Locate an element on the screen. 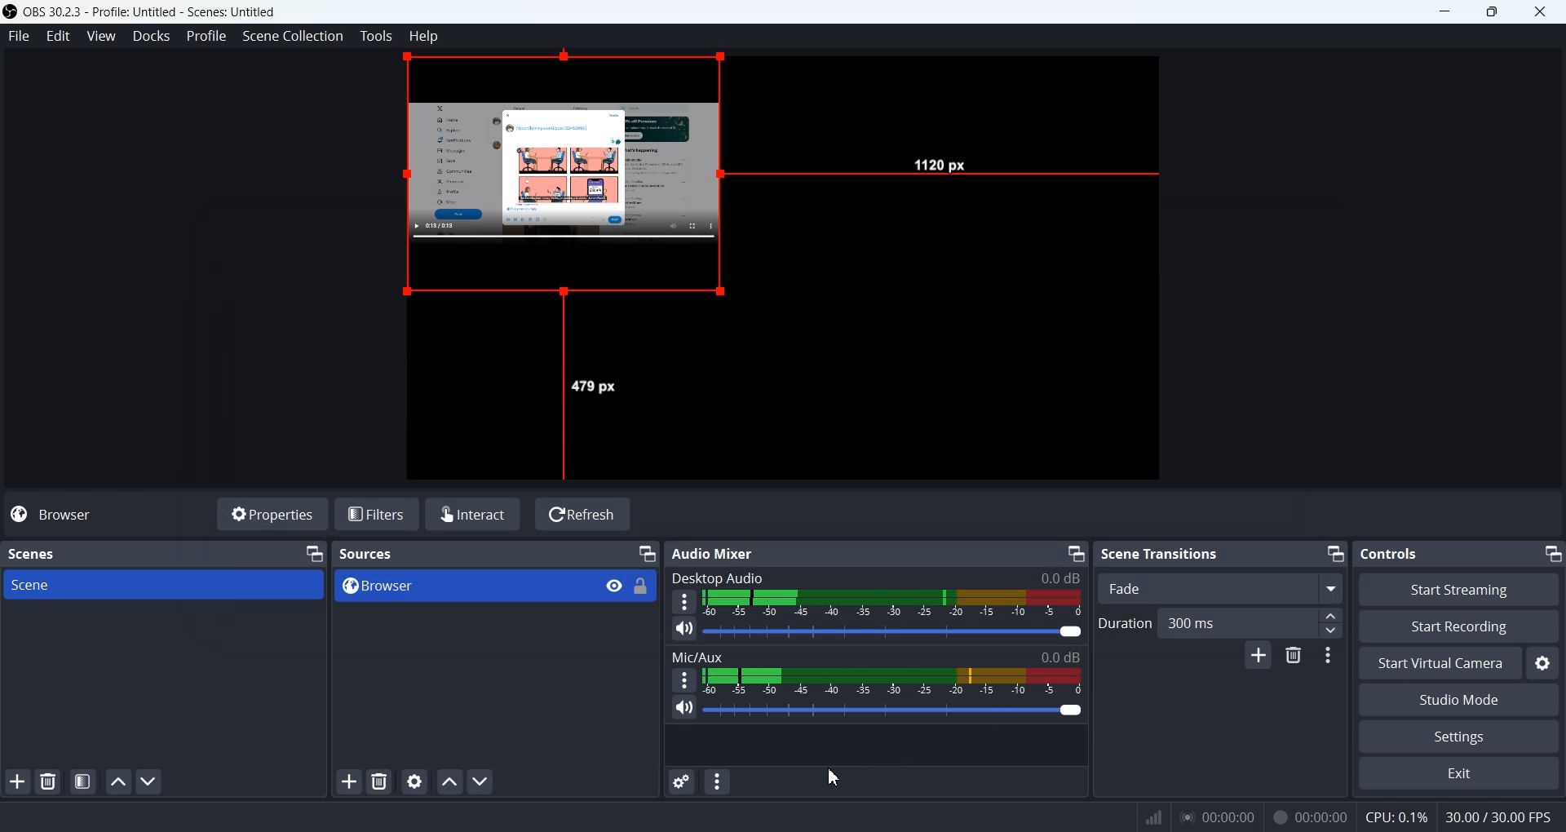 This screenshot has height=832, width=1566. More is located at coordinates (684, 601).